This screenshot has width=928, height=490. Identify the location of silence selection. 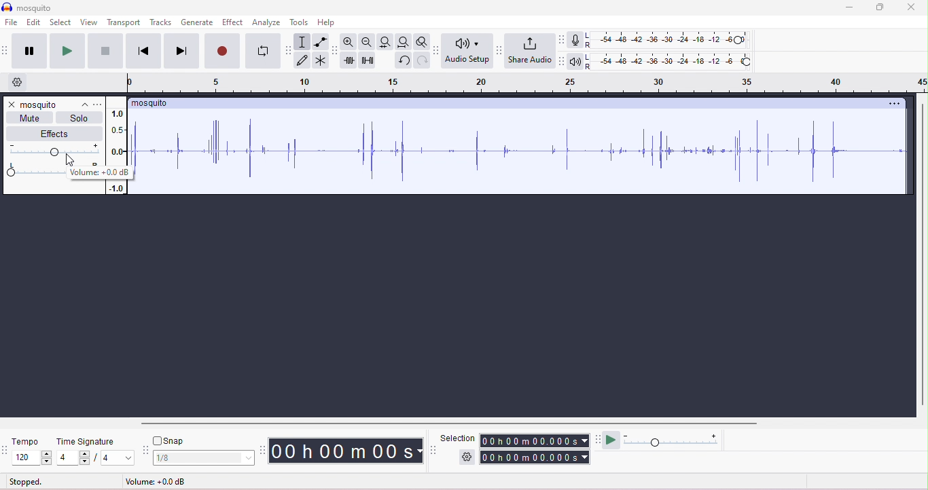
(368, 61).